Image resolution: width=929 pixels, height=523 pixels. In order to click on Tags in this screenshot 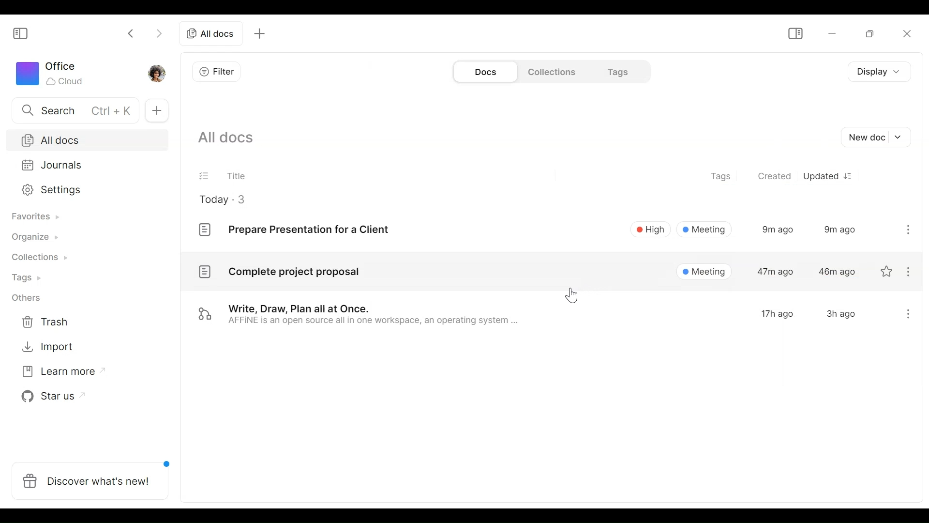, I will do `click(620, 71)`.